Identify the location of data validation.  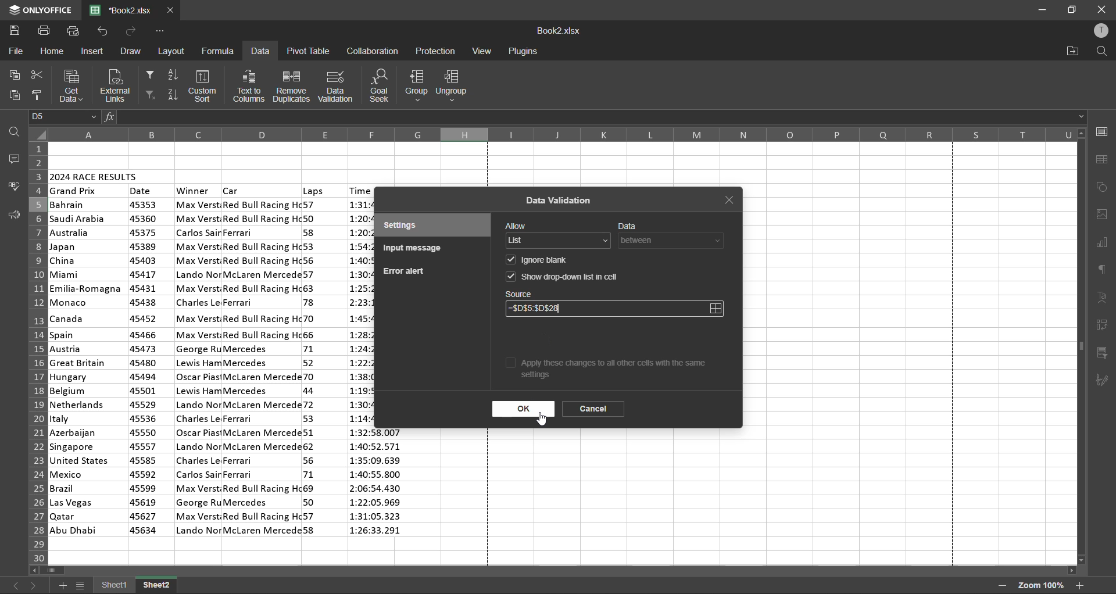
(560, 201).